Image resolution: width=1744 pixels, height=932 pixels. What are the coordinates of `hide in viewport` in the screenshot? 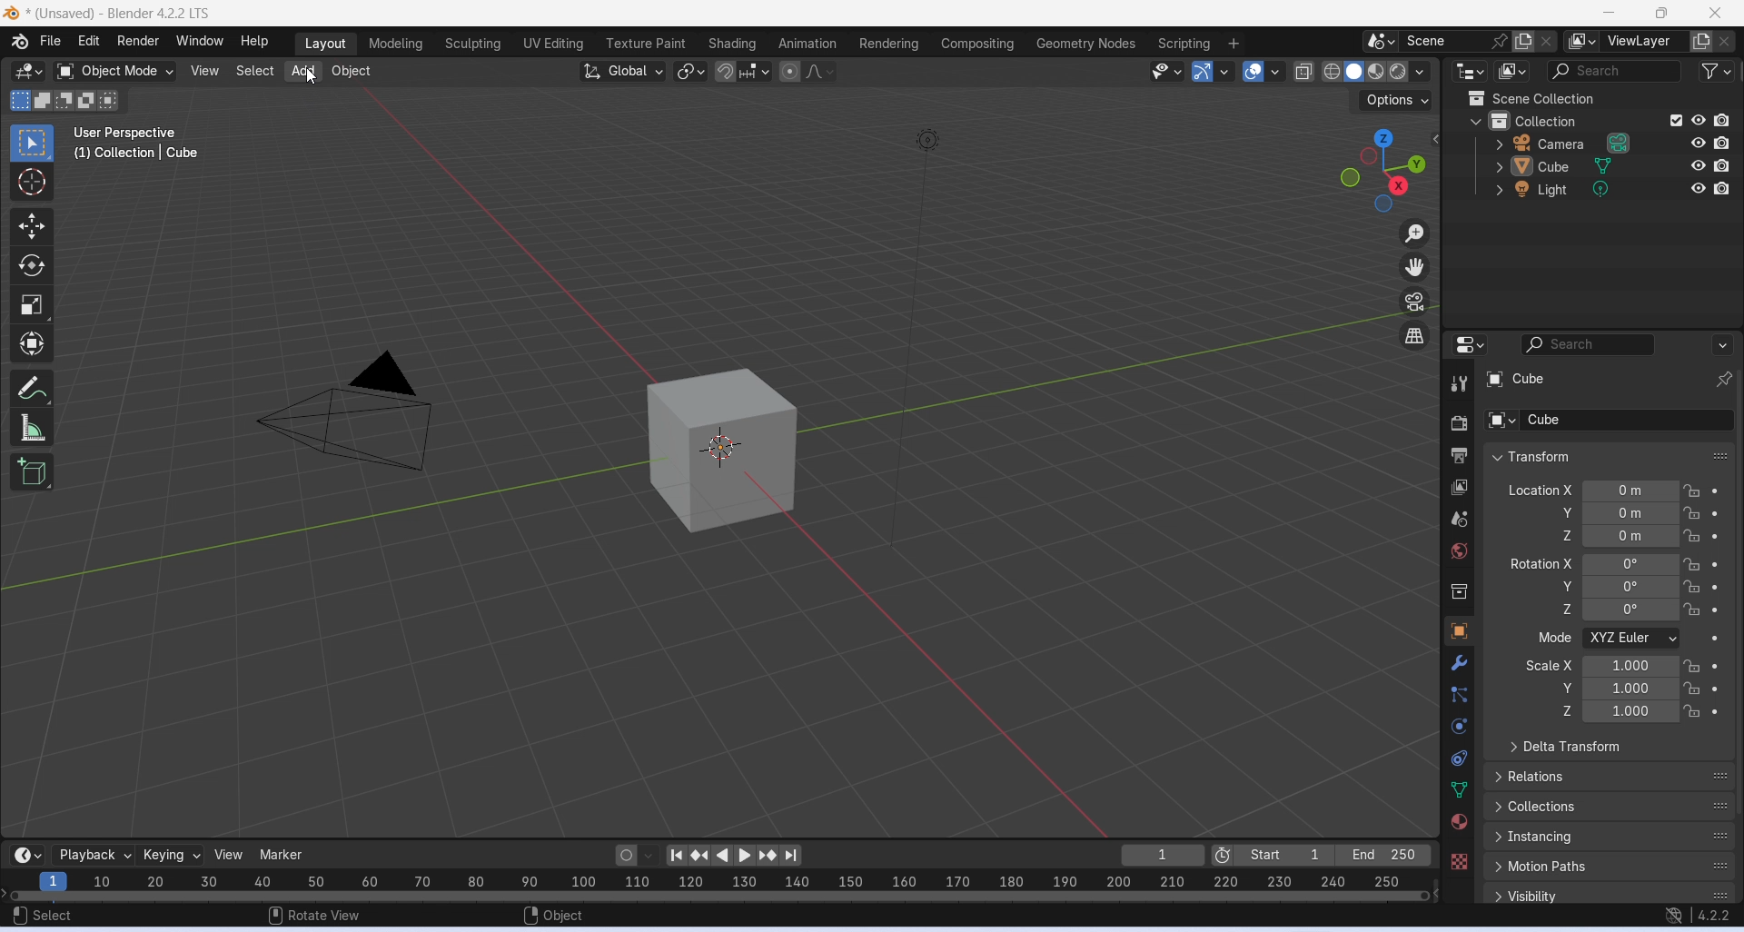 It's located at (1699, 165).